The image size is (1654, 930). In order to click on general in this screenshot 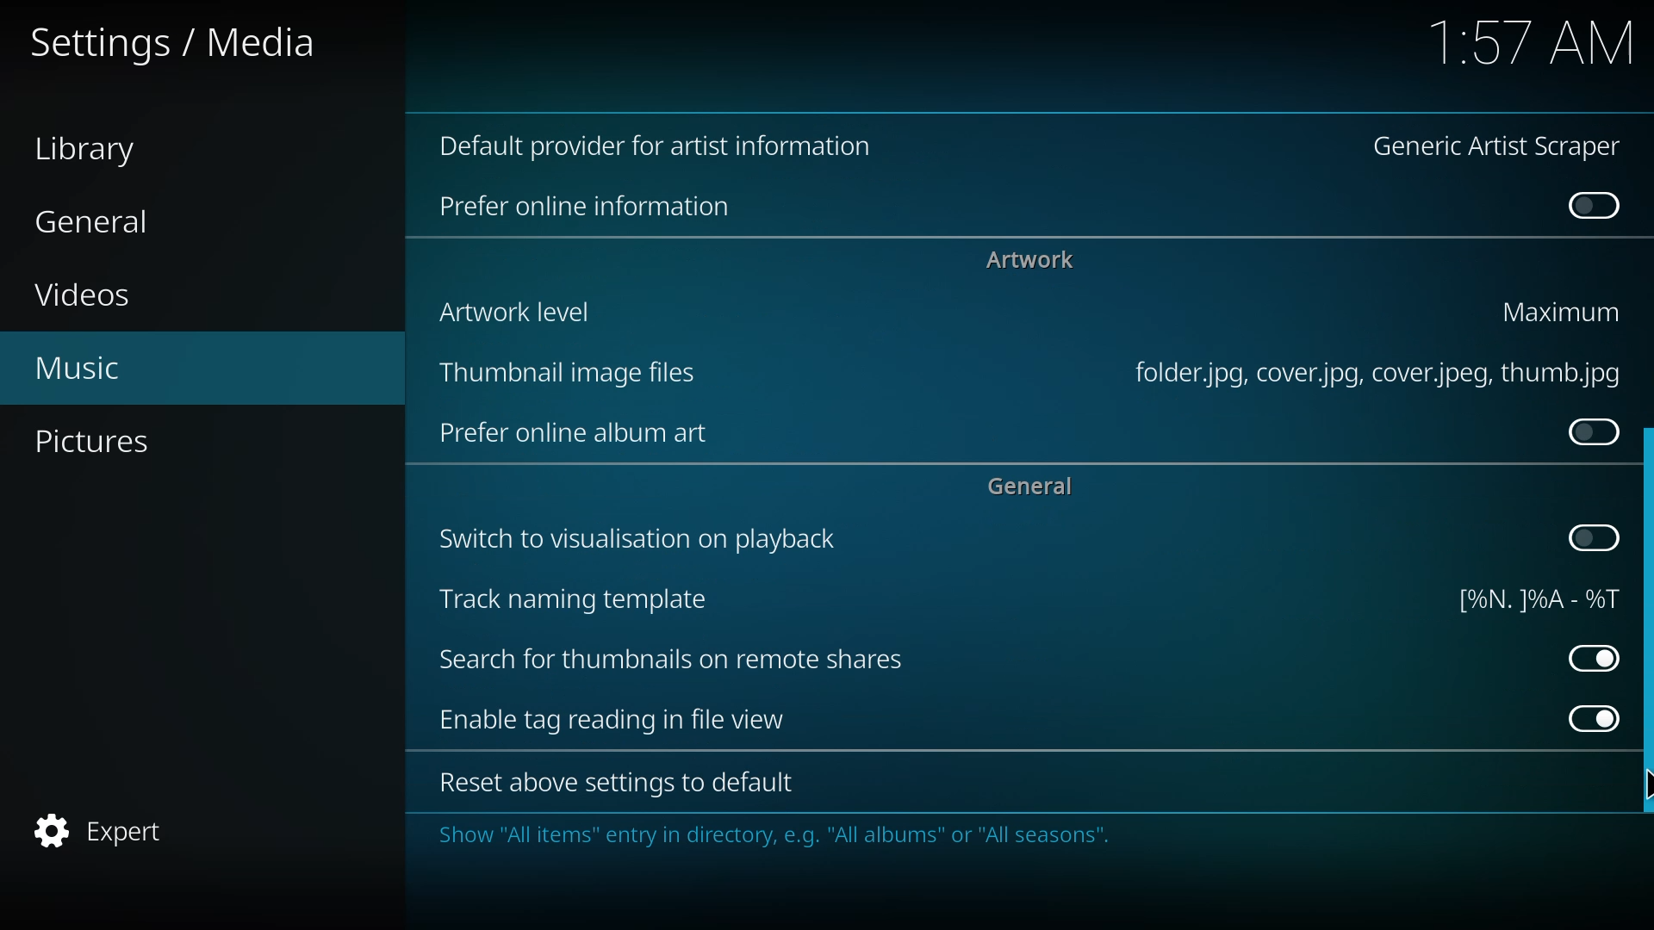, I will do `click(1029, 487)`.